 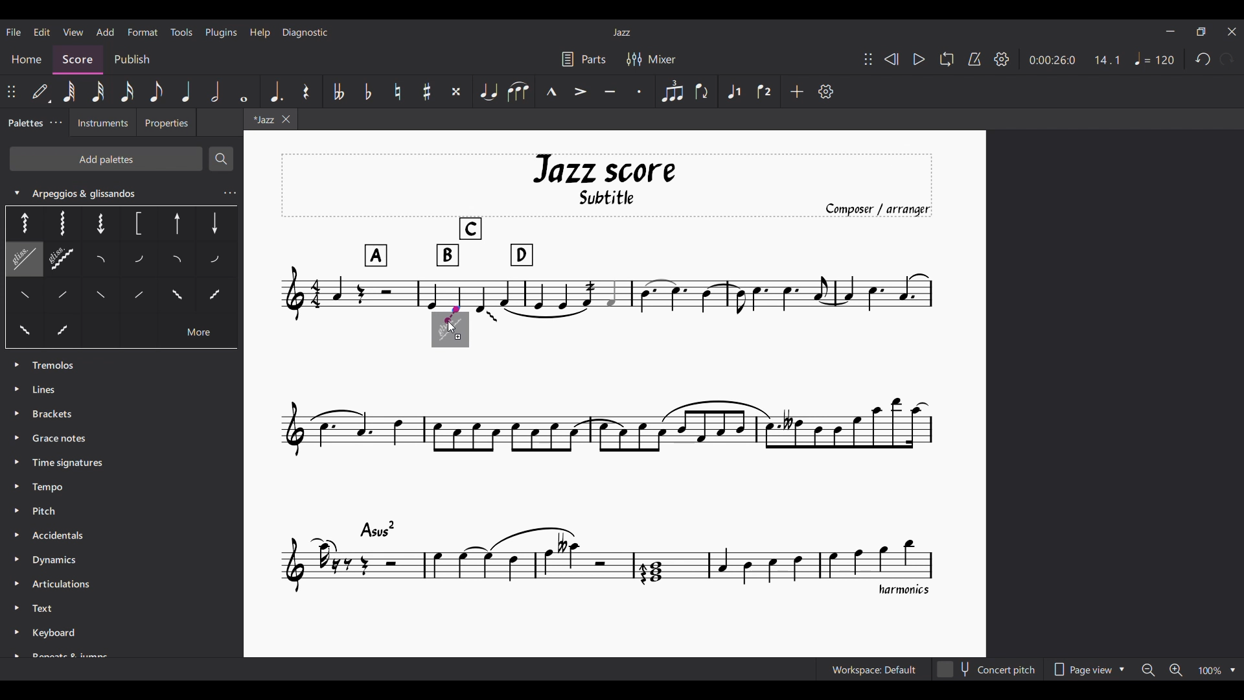 What do you see at coordinates (1201, 32) in the screenshot?
I see `Show in smaller tab` at bounding box center [1201, 32].